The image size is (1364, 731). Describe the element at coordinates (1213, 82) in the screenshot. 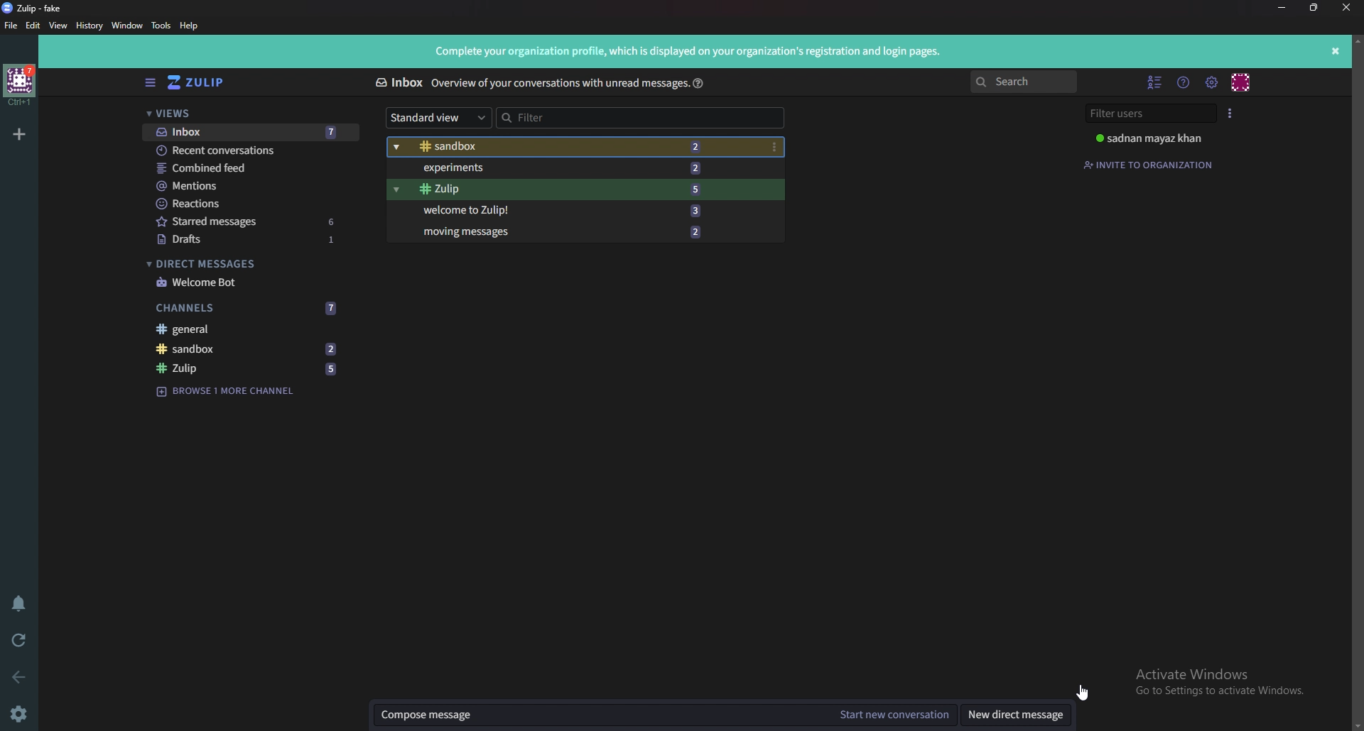

I see `Main menu` at that location.